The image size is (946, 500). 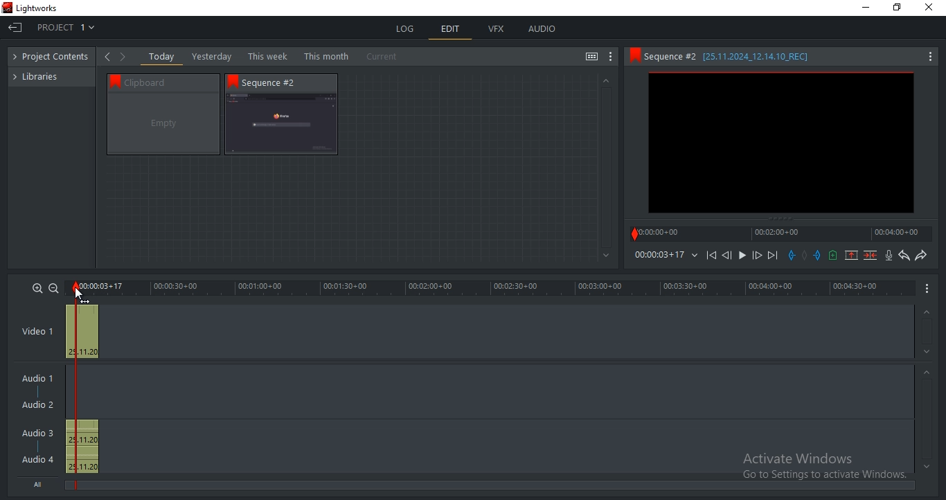 What do you see at coordinates (41, 483) in the screenshot?
I see `All` at bounding box center [41, 483].